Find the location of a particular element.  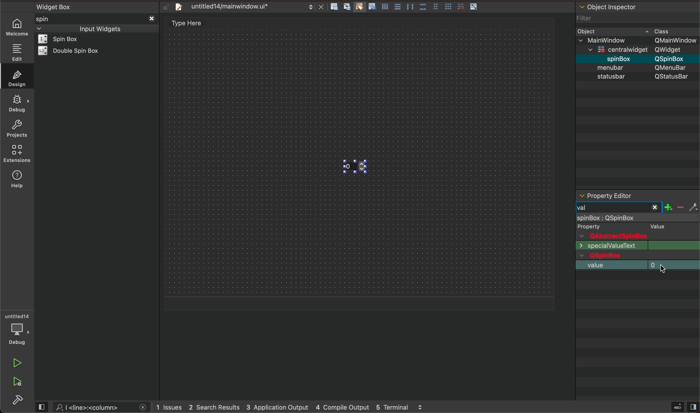

close sidebar is located at coordinates (684, 407).